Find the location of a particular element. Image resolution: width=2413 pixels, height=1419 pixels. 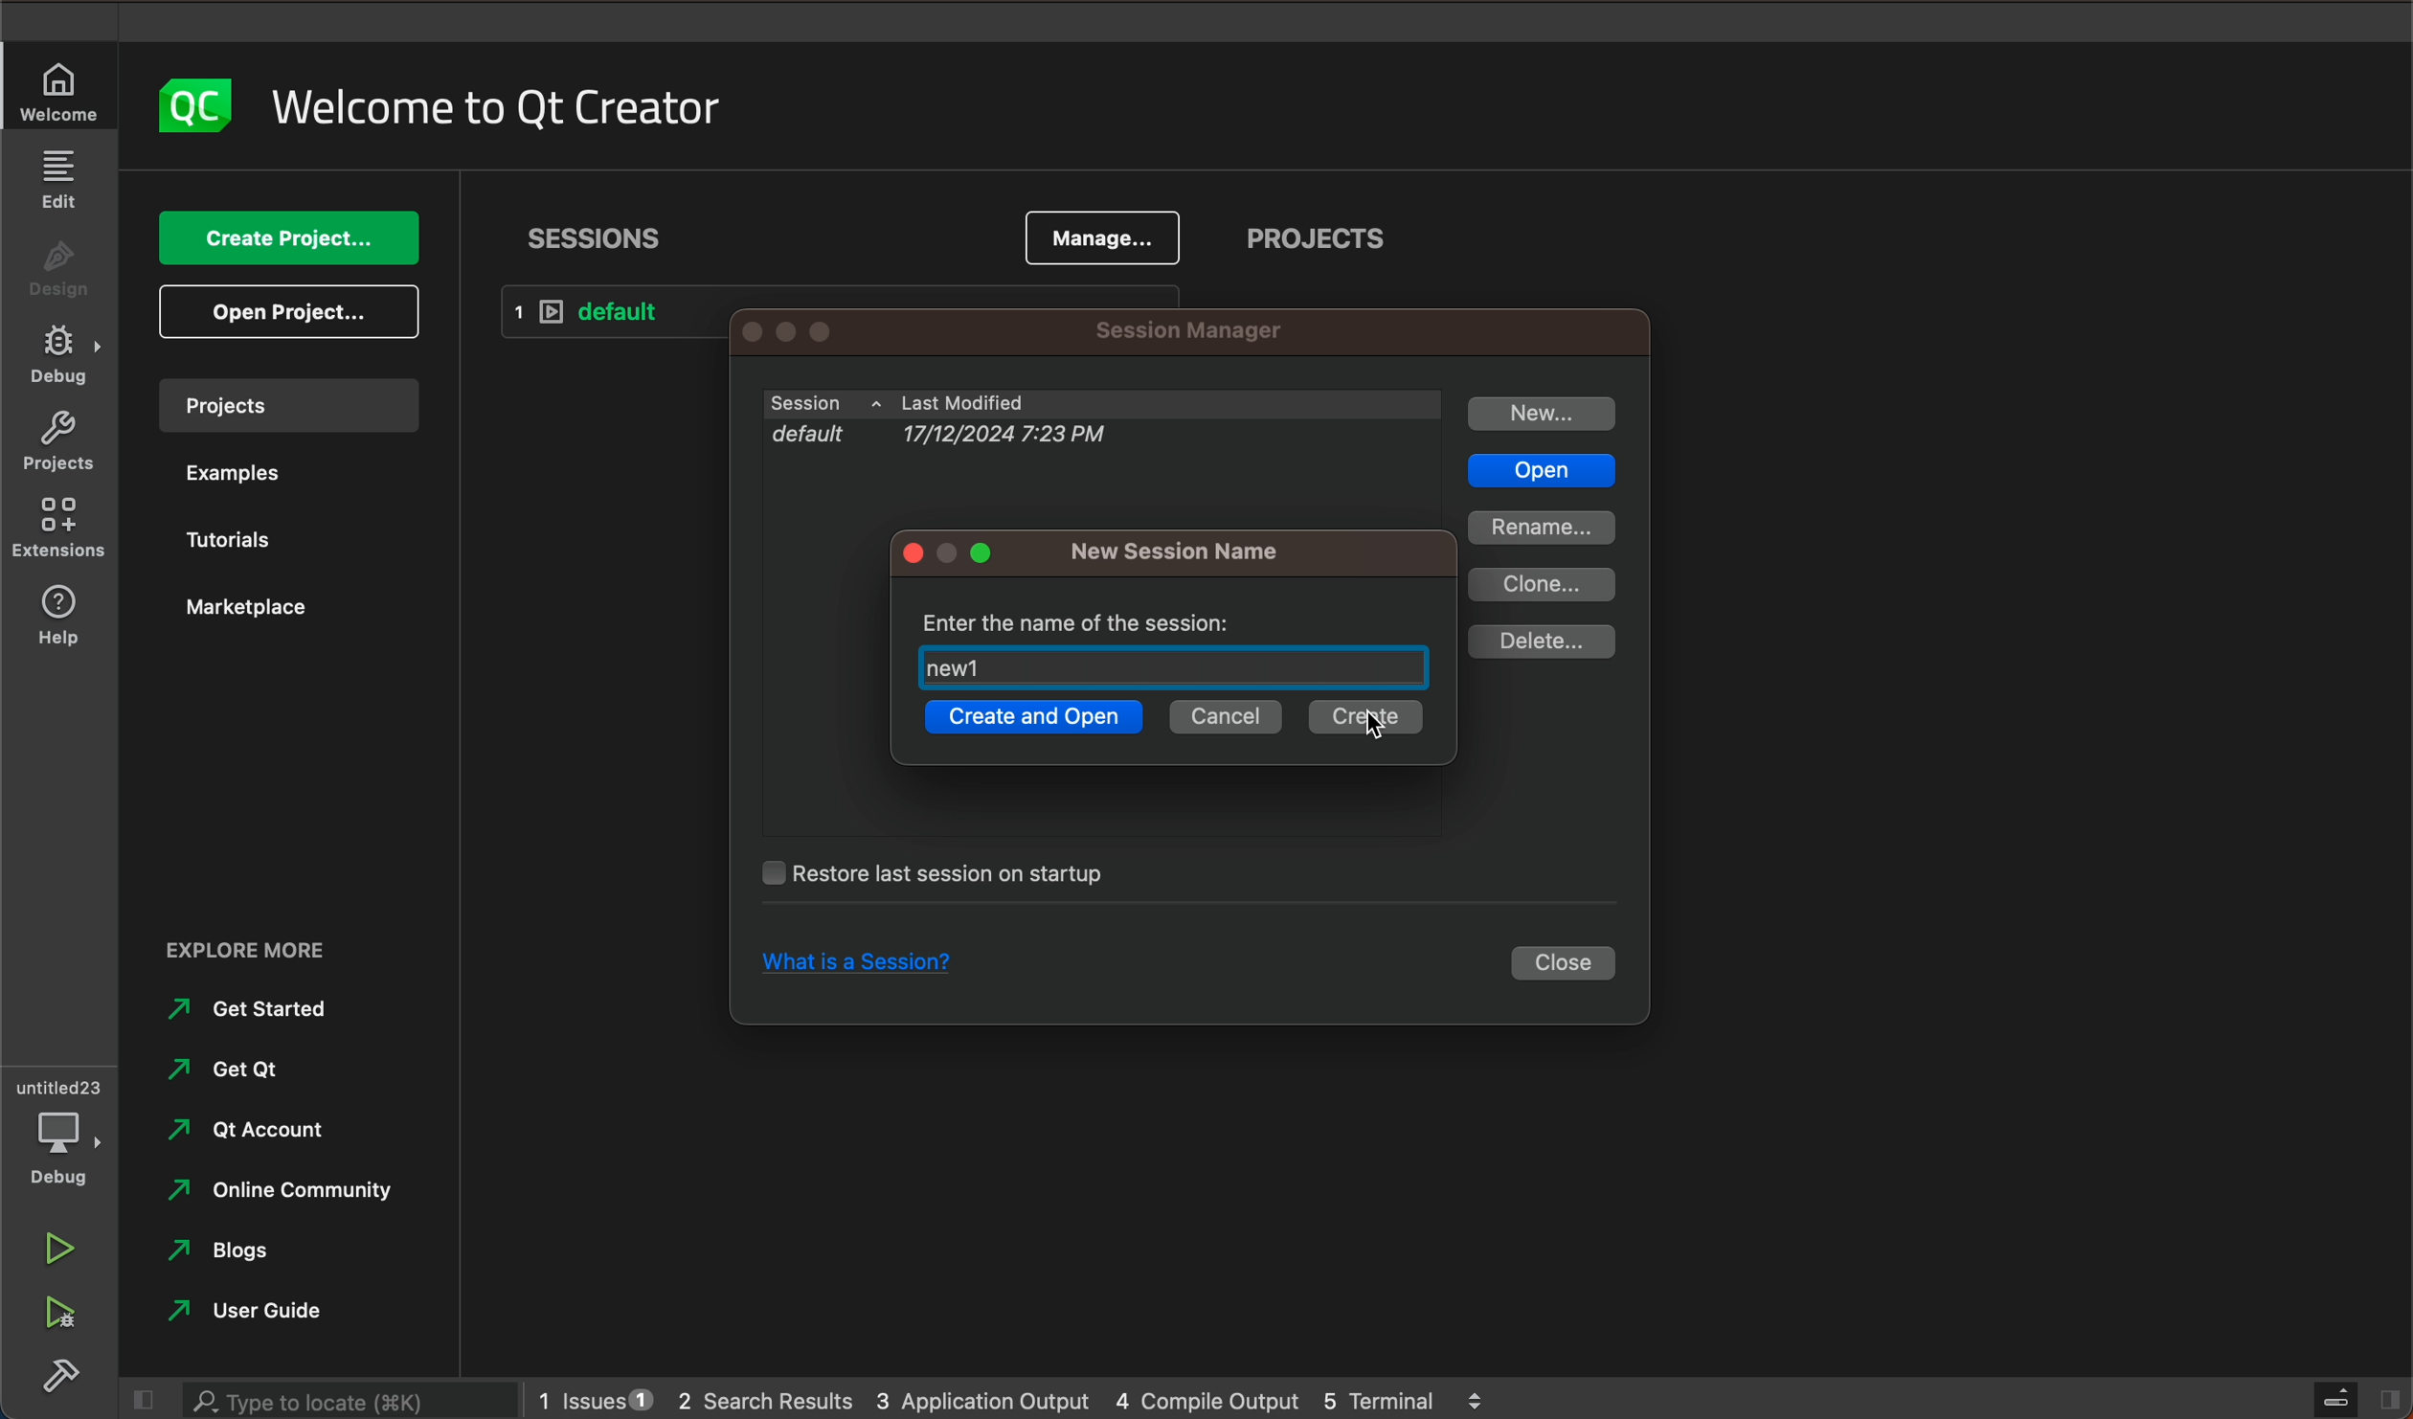

manage is located at coordinates (1104, 235).